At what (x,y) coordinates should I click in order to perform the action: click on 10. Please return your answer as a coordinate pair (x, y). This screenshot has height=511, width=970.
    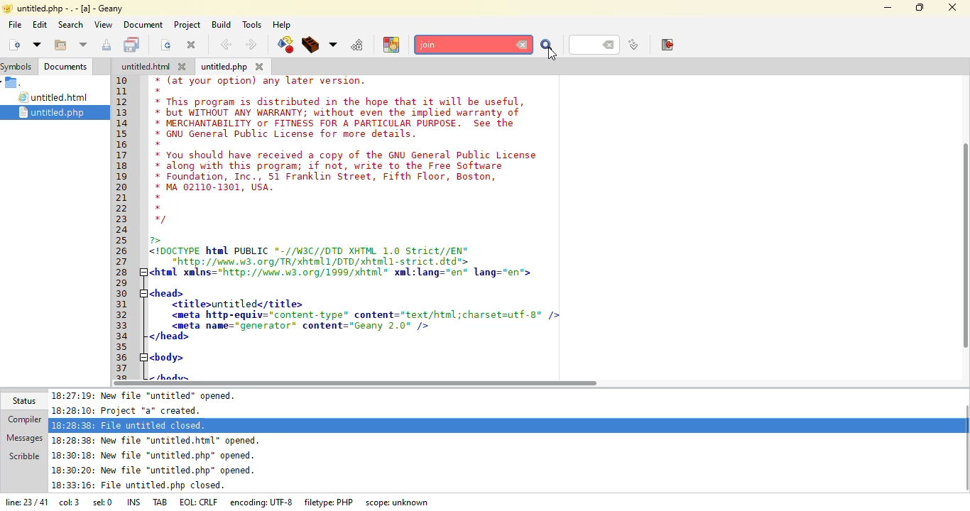
    Looking at the image, I should click on (122, 80).